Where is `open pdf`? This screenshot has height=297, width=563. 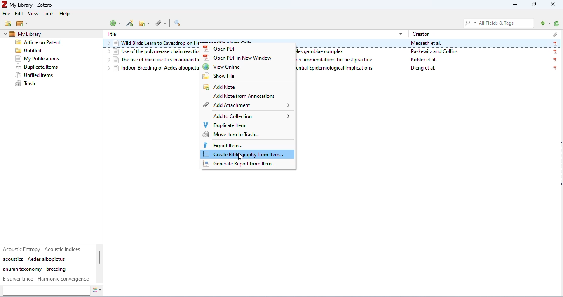
open pdf is located at coordinates (223, 49).